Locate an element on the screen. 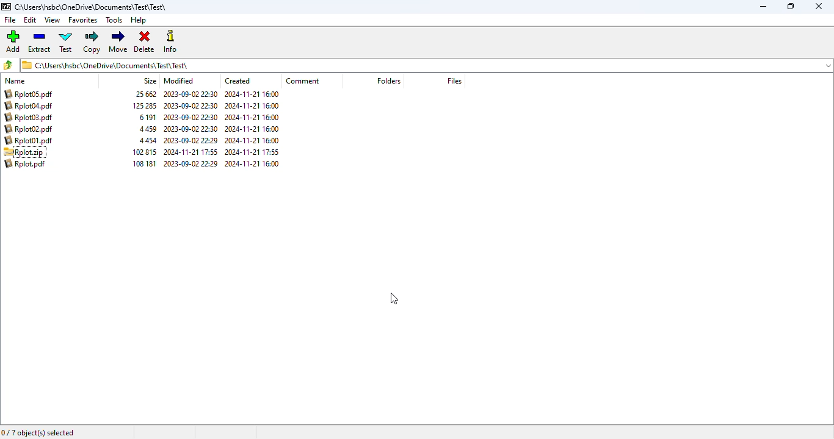 This screenshot has width=834, height=439. 4 459 is located at coordinates (147, 129).